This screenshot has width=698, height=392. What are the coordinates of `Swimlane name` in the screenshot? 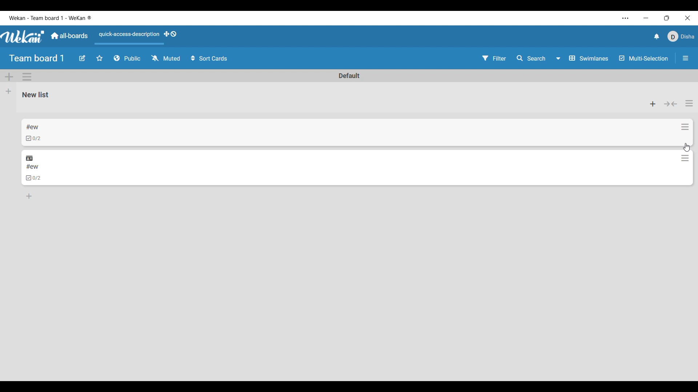 It's located at (349, 75).